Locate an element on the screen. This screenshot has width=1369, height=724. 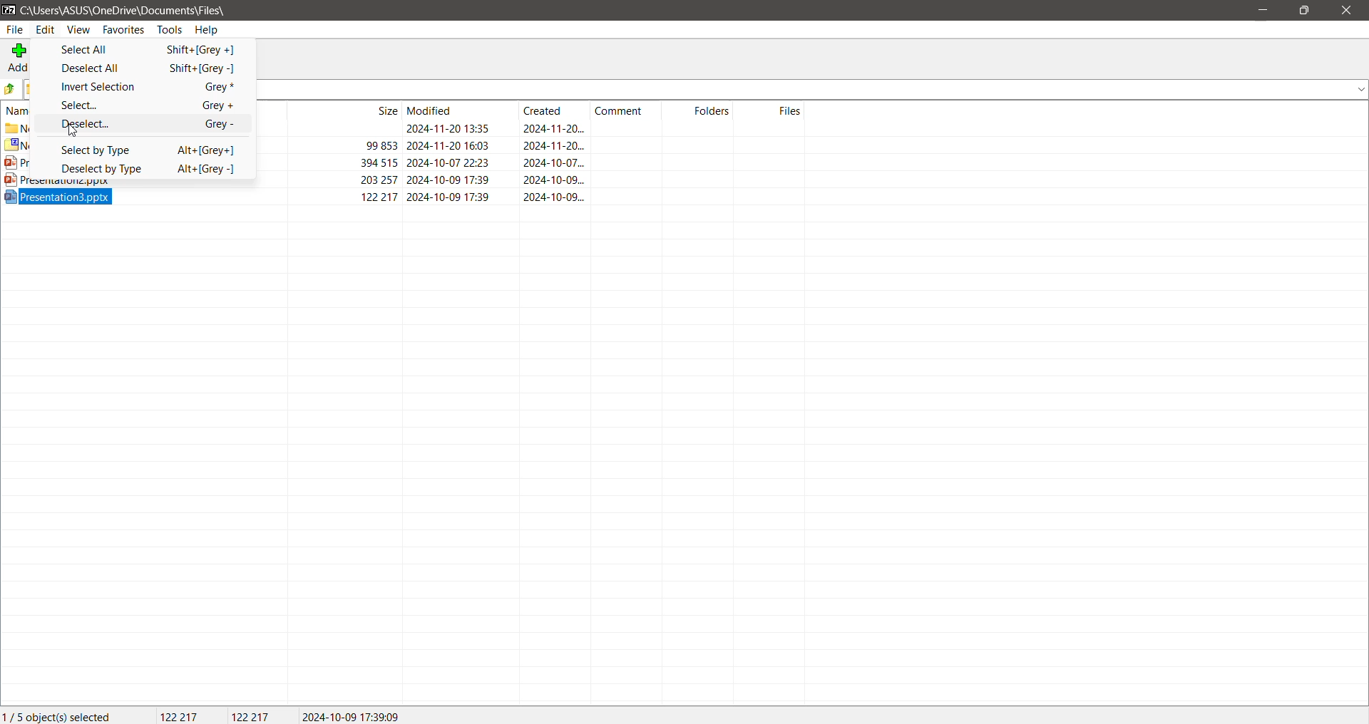
add is located at coordinates (18, 59).